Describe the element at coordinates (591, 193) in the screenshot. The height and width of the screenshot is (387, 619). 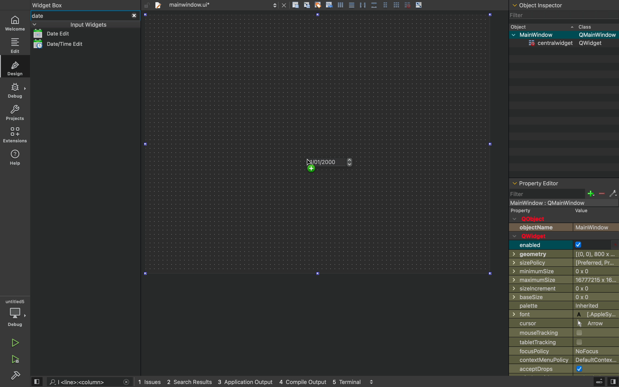
I see `plus` at that location.